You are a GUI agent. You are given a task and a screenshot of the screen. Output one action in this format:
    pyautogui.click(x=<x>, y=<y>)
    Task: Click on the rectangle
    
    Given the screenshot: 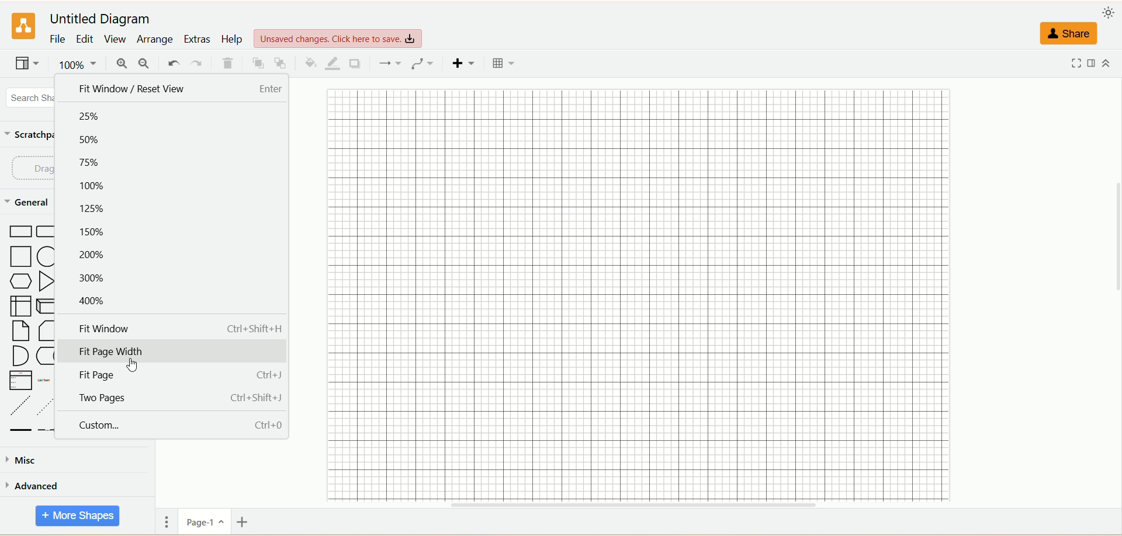 What is the action you would take?
    pyautogui.click(x=20, y=232)
    